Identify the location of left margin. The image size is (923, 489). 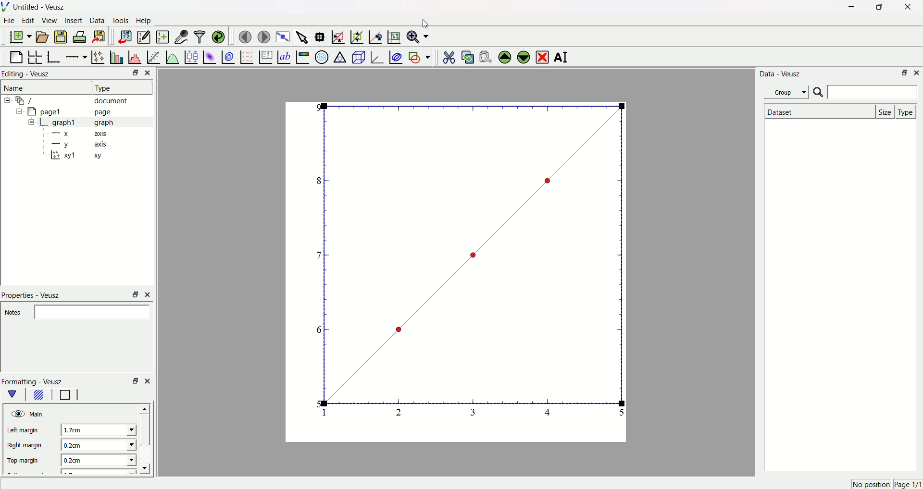
(25, 431).